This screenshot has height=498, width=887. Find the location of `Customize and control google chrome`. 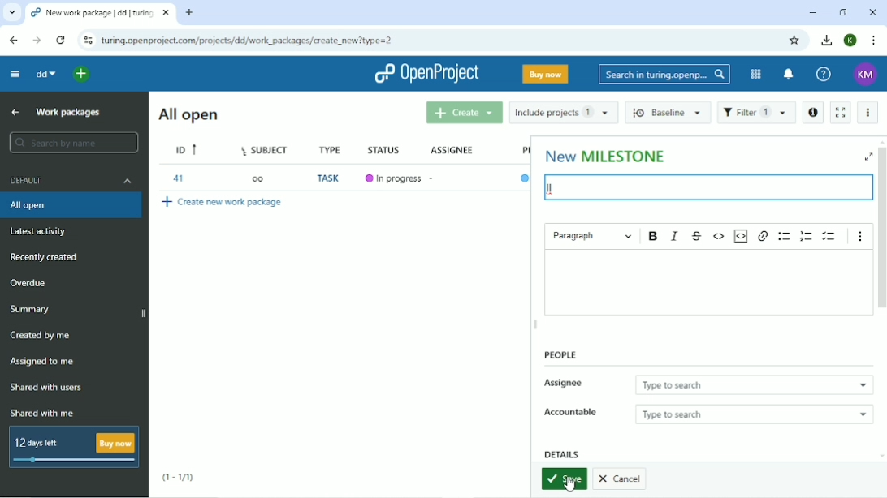

Customize and control google chrome is located at coordinates (874, 41).